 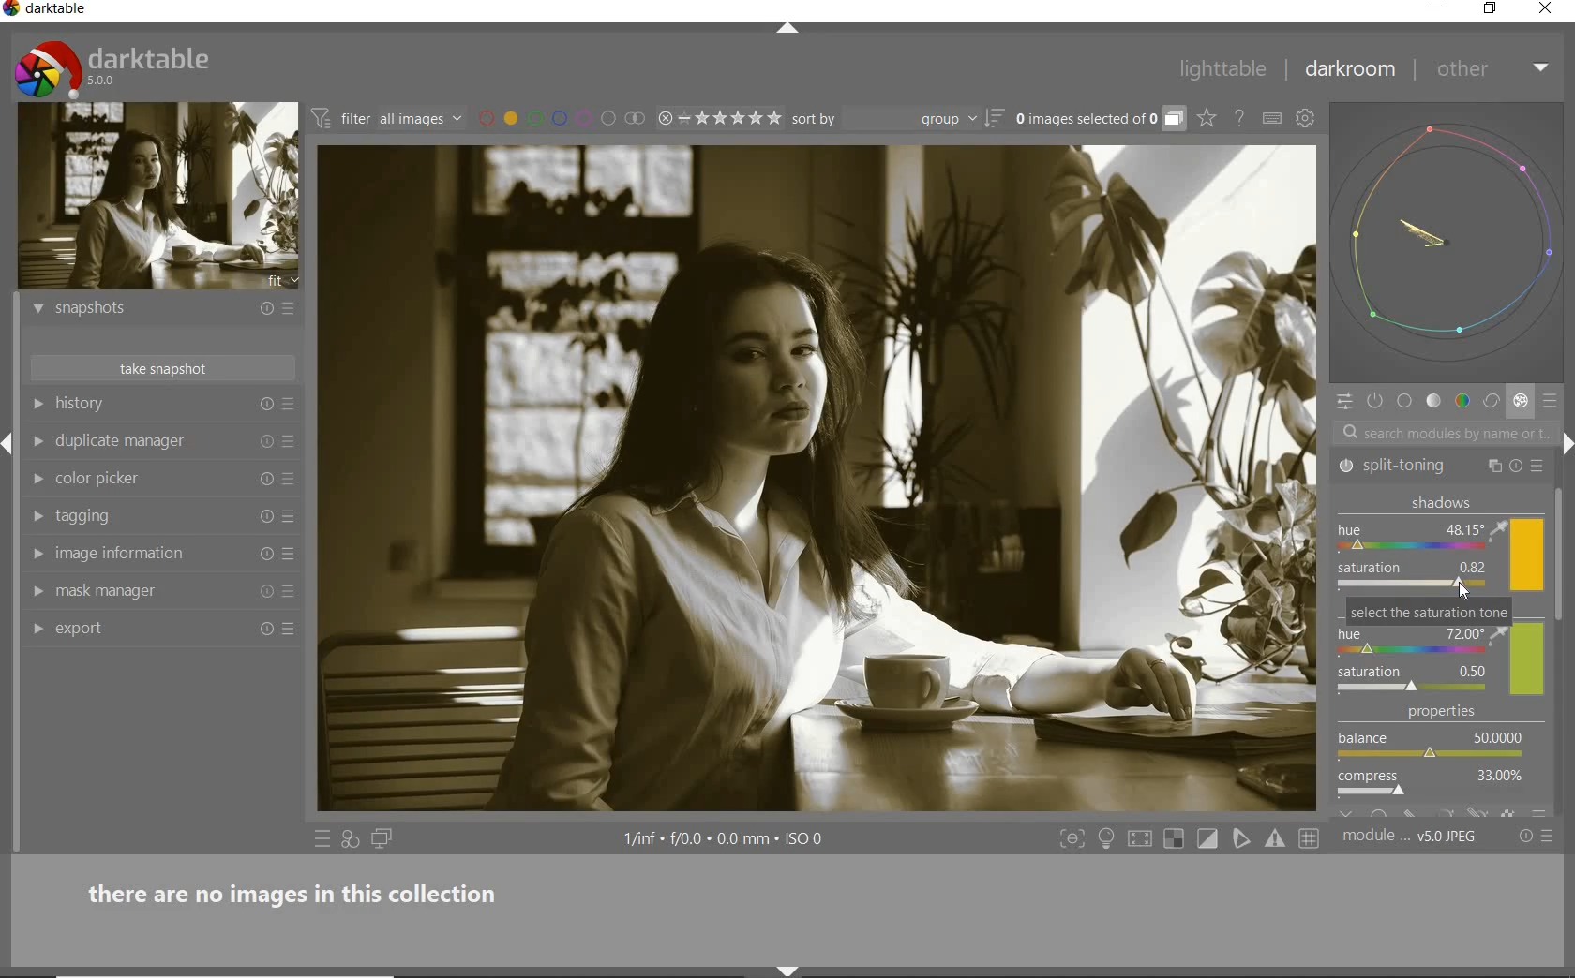 What do you see at coordinates (149, 590) in the screenshot?
I see `mask manager` at bounding box center [149, 590].